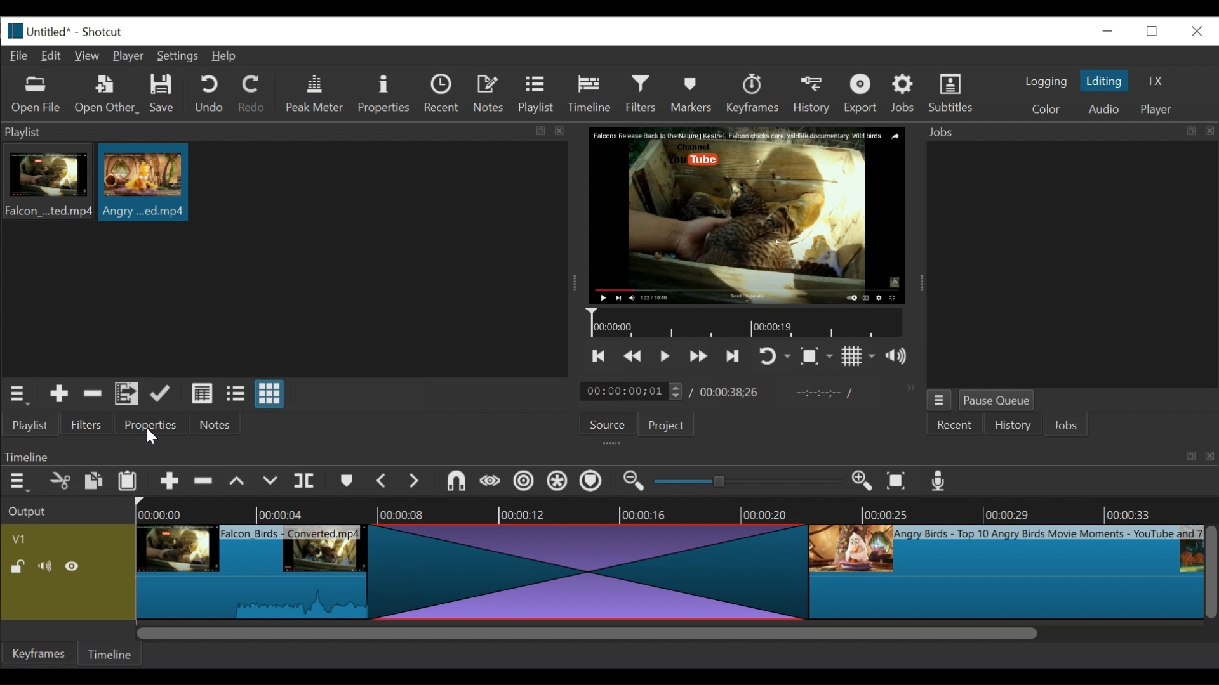 This screenshot has width=1219, height=685. Describe the element at coordinates (633, 356) in the screenshot. I see `play quickly backward` at that location.